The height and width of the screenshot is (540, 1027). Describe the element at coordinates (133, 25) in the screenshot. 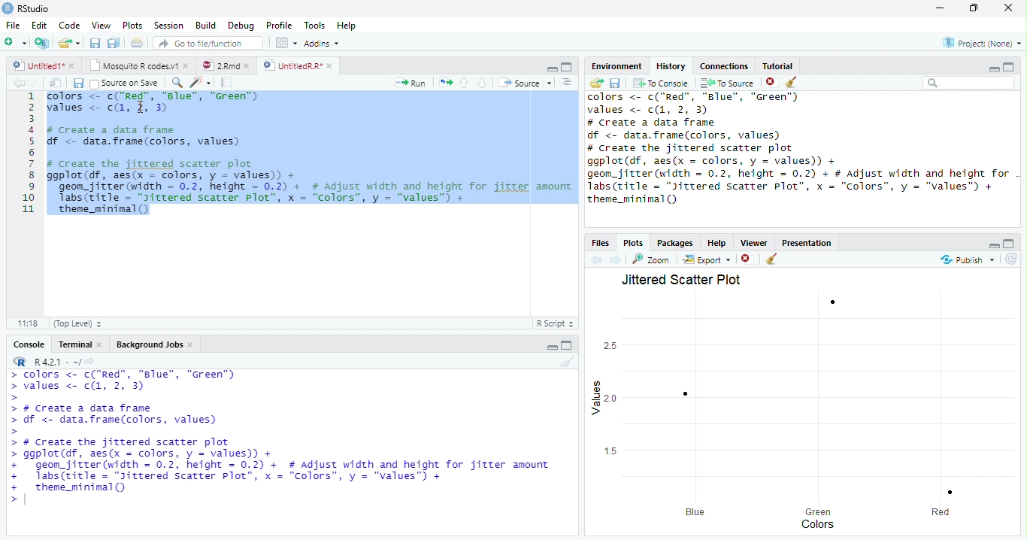

I see `Plots` at that location.